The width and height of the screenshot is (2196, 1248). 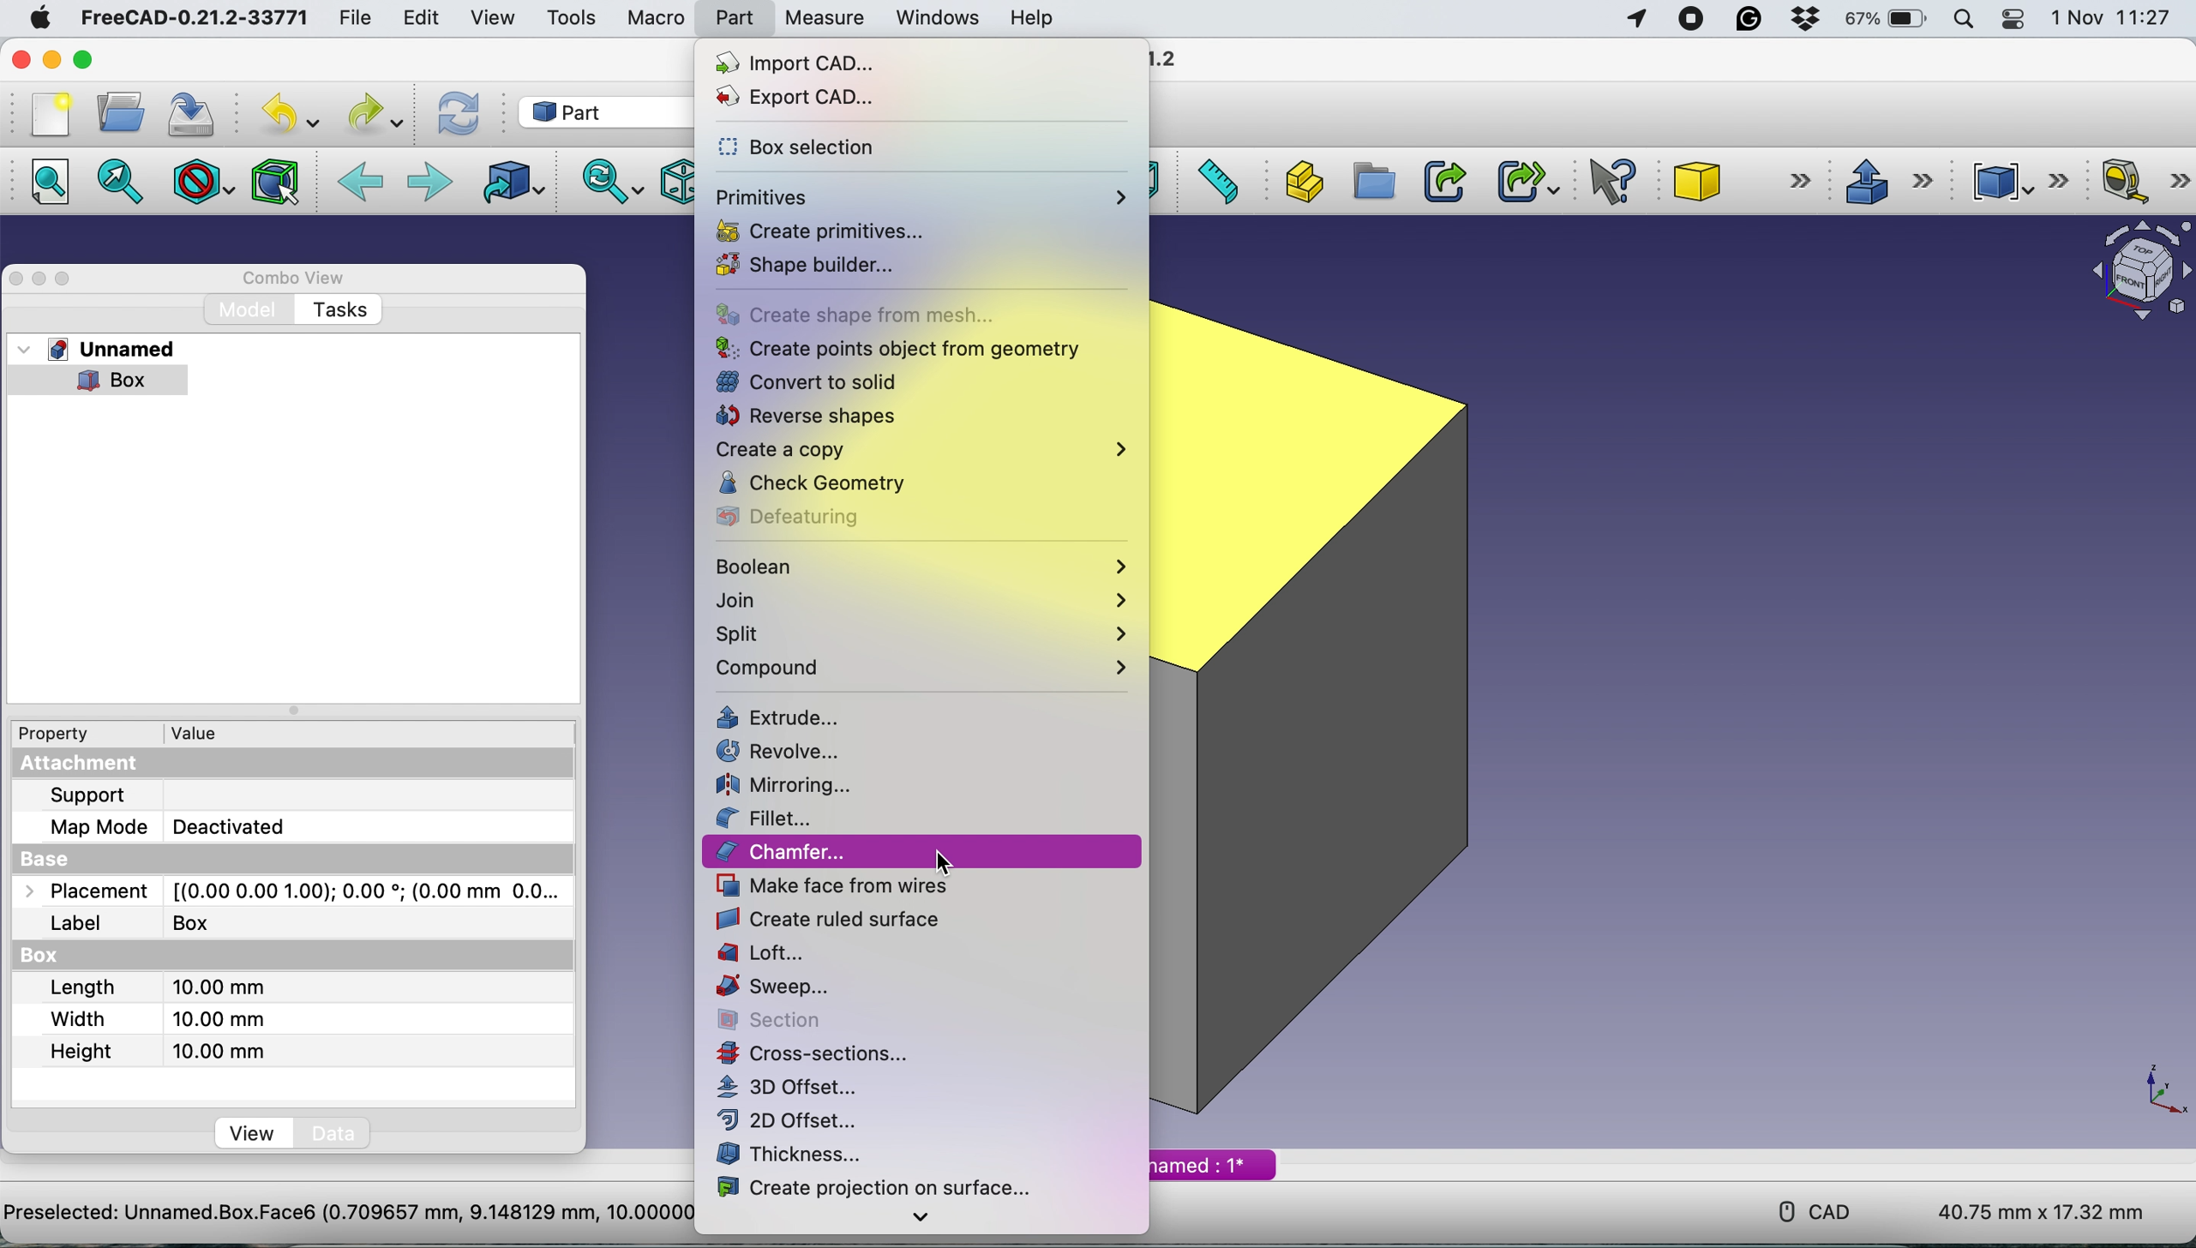 I want to click on grammarly, so click(x=1750, y=20).